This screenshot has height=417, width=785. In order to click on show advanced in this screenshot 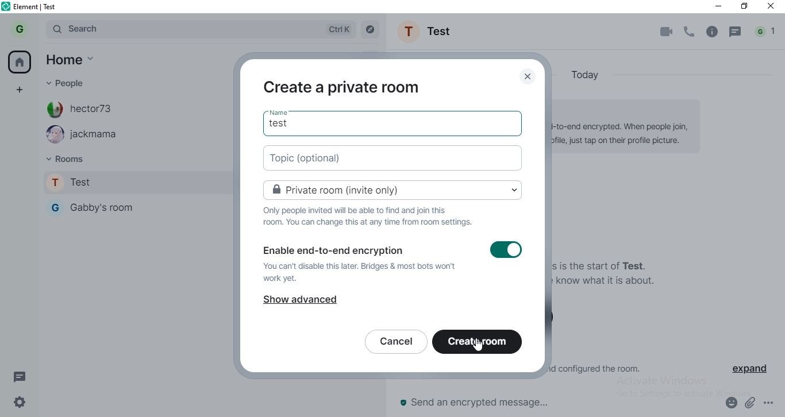, I will do `click(306, 303)`.